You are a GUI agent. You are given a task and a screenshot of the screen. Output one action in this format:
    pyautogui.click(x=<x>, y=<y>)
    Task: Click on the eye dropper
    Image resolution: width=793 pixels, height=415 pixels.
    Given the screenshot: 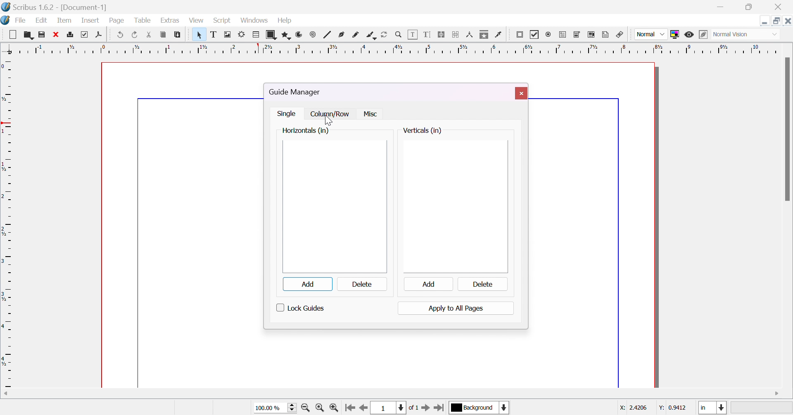 What is the action you would take?
    pyautogui.click(x=500, y=35)
    